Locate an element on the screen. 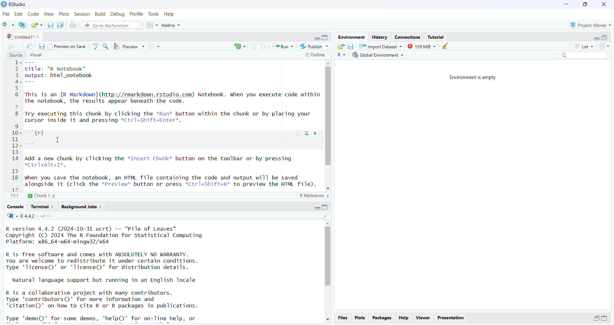 This screenshot has width=614, height=325. Import dataset is located at coordinates (380, 46).